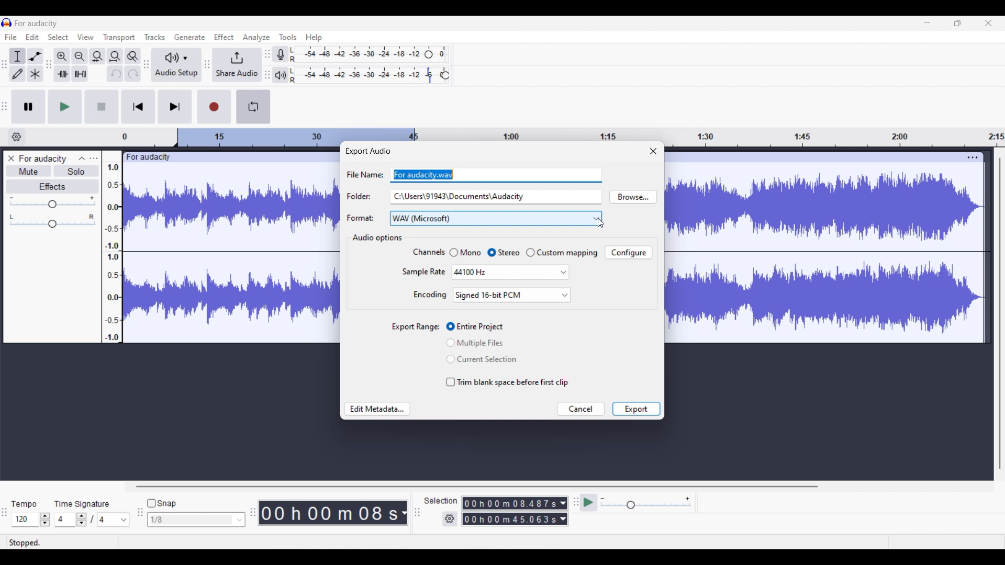 This screenshot has width=1005, height=565. I want to click on Fit selection to width, so click(97, 57).